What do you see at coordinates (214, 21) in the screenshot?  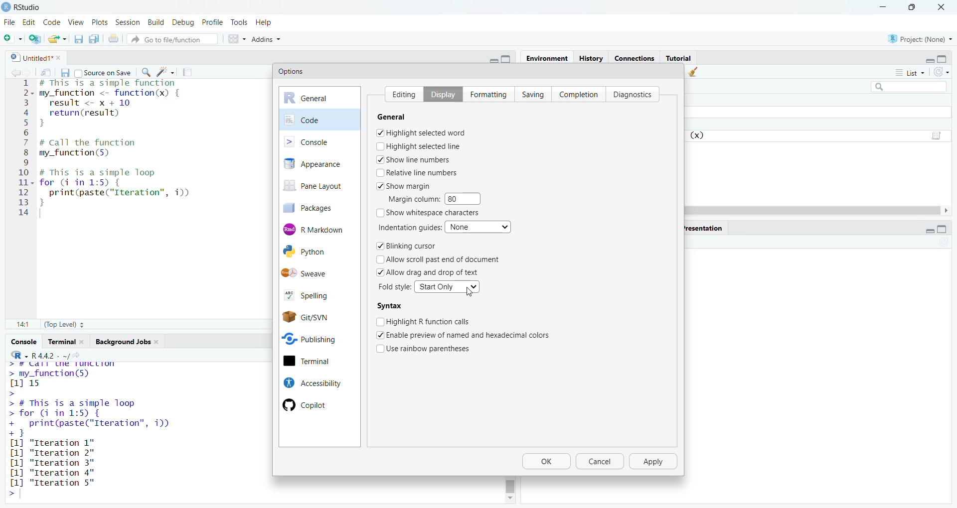 I see `profile` at bounding box center [214, 21].